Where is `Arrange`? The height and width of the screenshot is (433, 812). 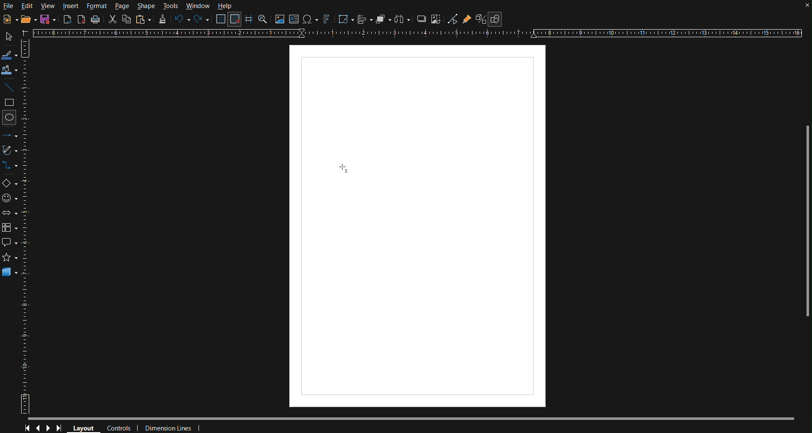 Arrange is located at coordinates (382, 19).